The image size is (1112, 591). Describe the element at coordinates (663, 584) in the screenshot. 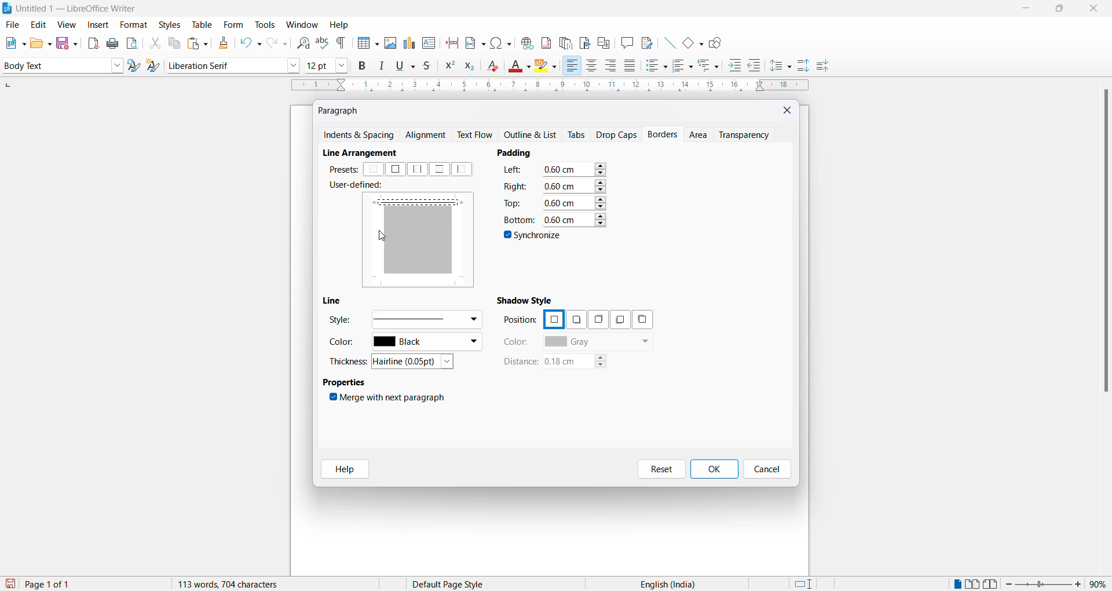

I see `text language` at that location.